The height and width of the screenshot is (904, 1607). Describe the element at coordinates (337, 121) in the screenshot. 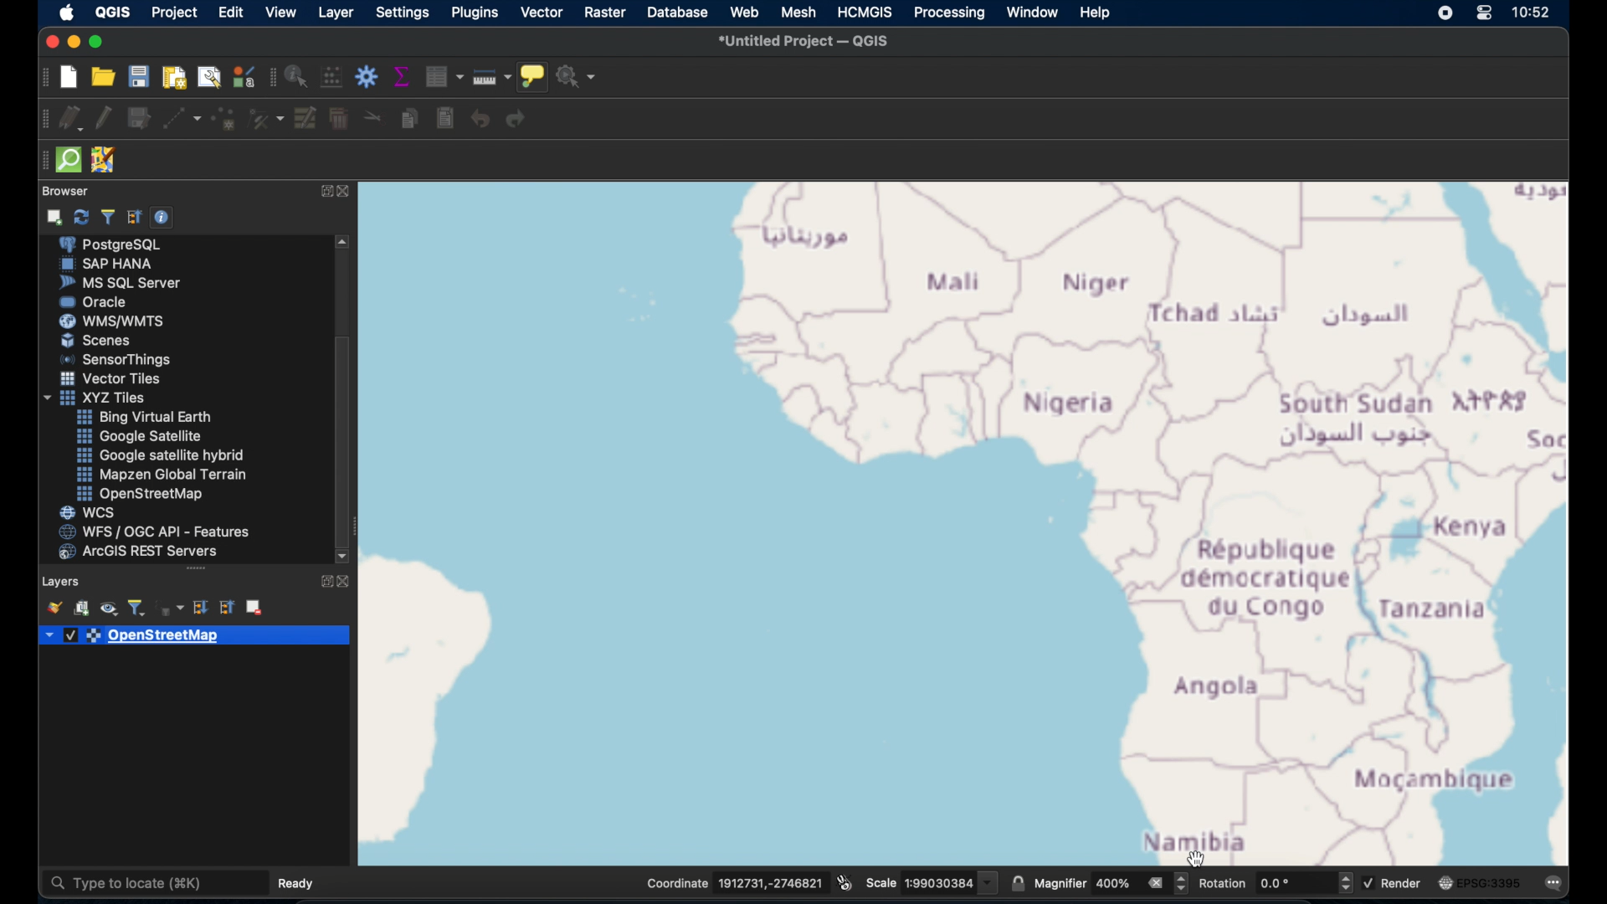

I see `delete selected` at that location.